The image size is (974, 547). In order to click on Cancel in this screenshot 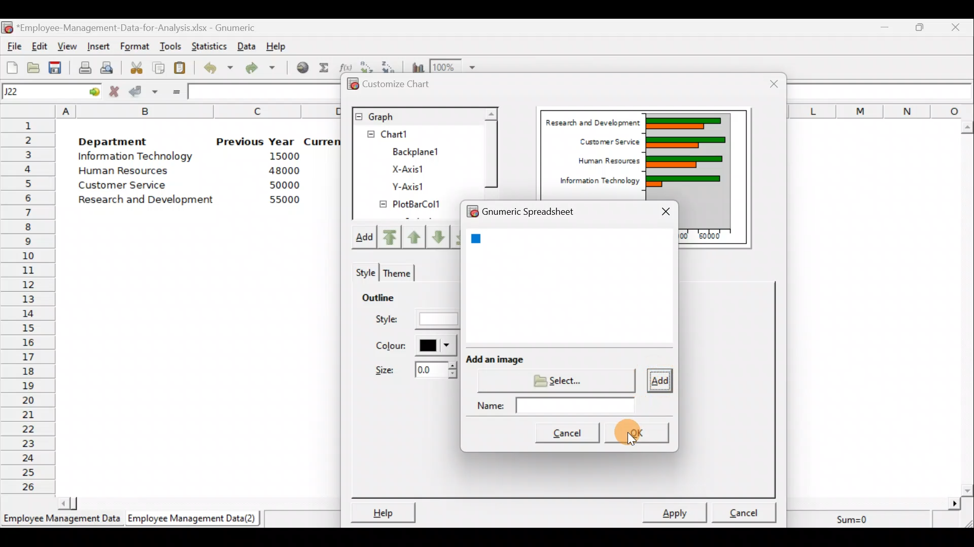, I will do `click(744, 510)`.